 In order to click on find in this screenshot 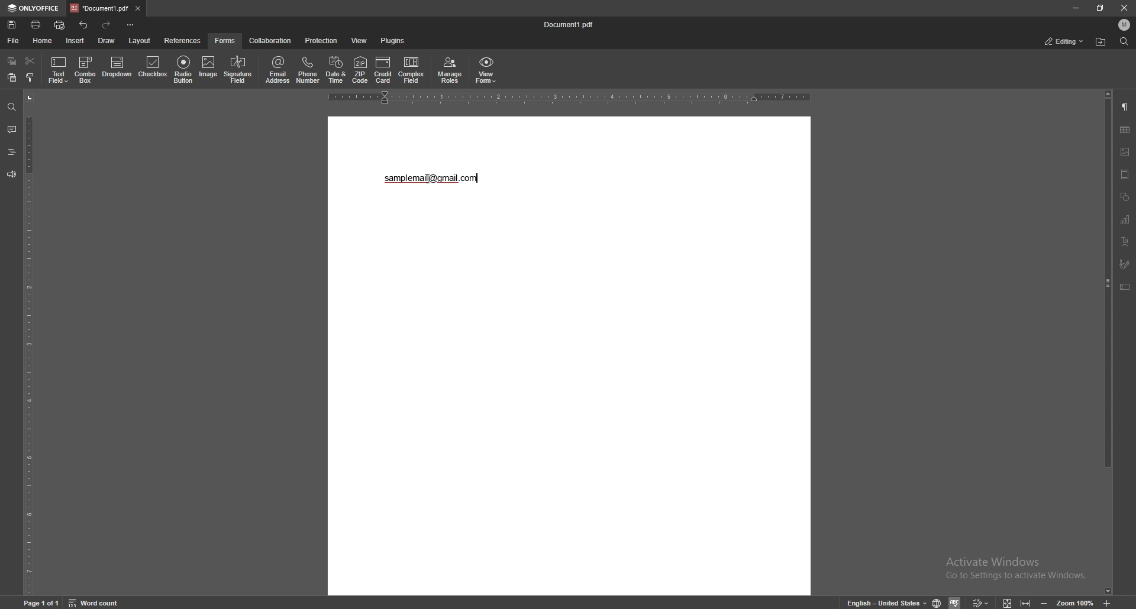, I will do `click(1124, 41)`.